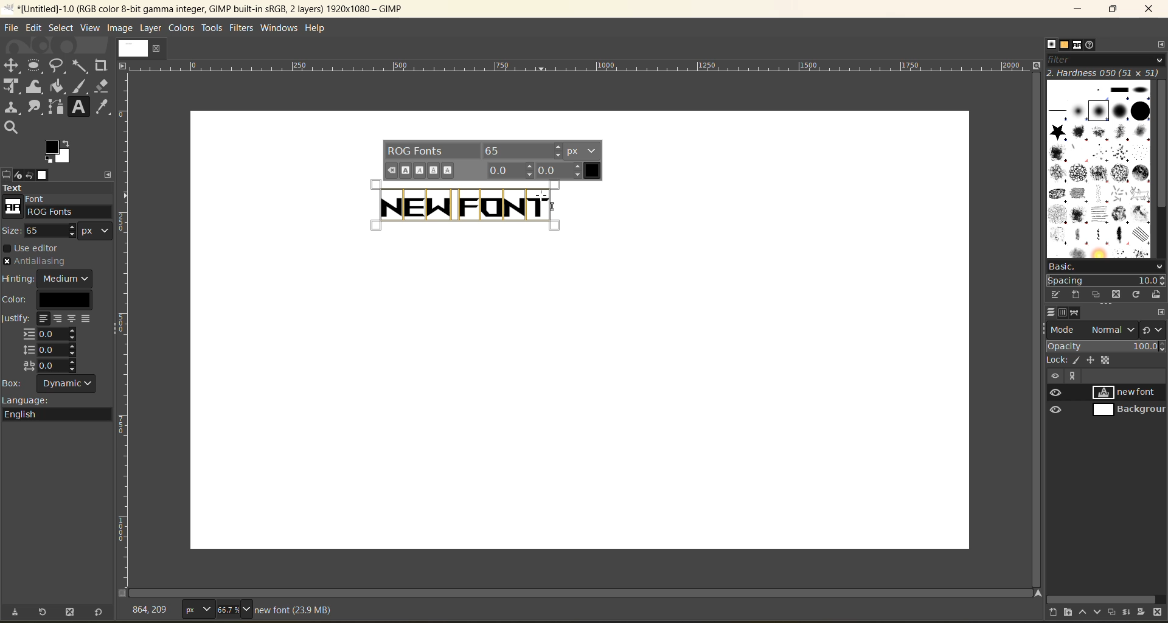 Image resolution: width=1168 pixels, height=623 pixels. Describe the element at coordinates (179, 28) in the screenshot. I see `colors` at that location.